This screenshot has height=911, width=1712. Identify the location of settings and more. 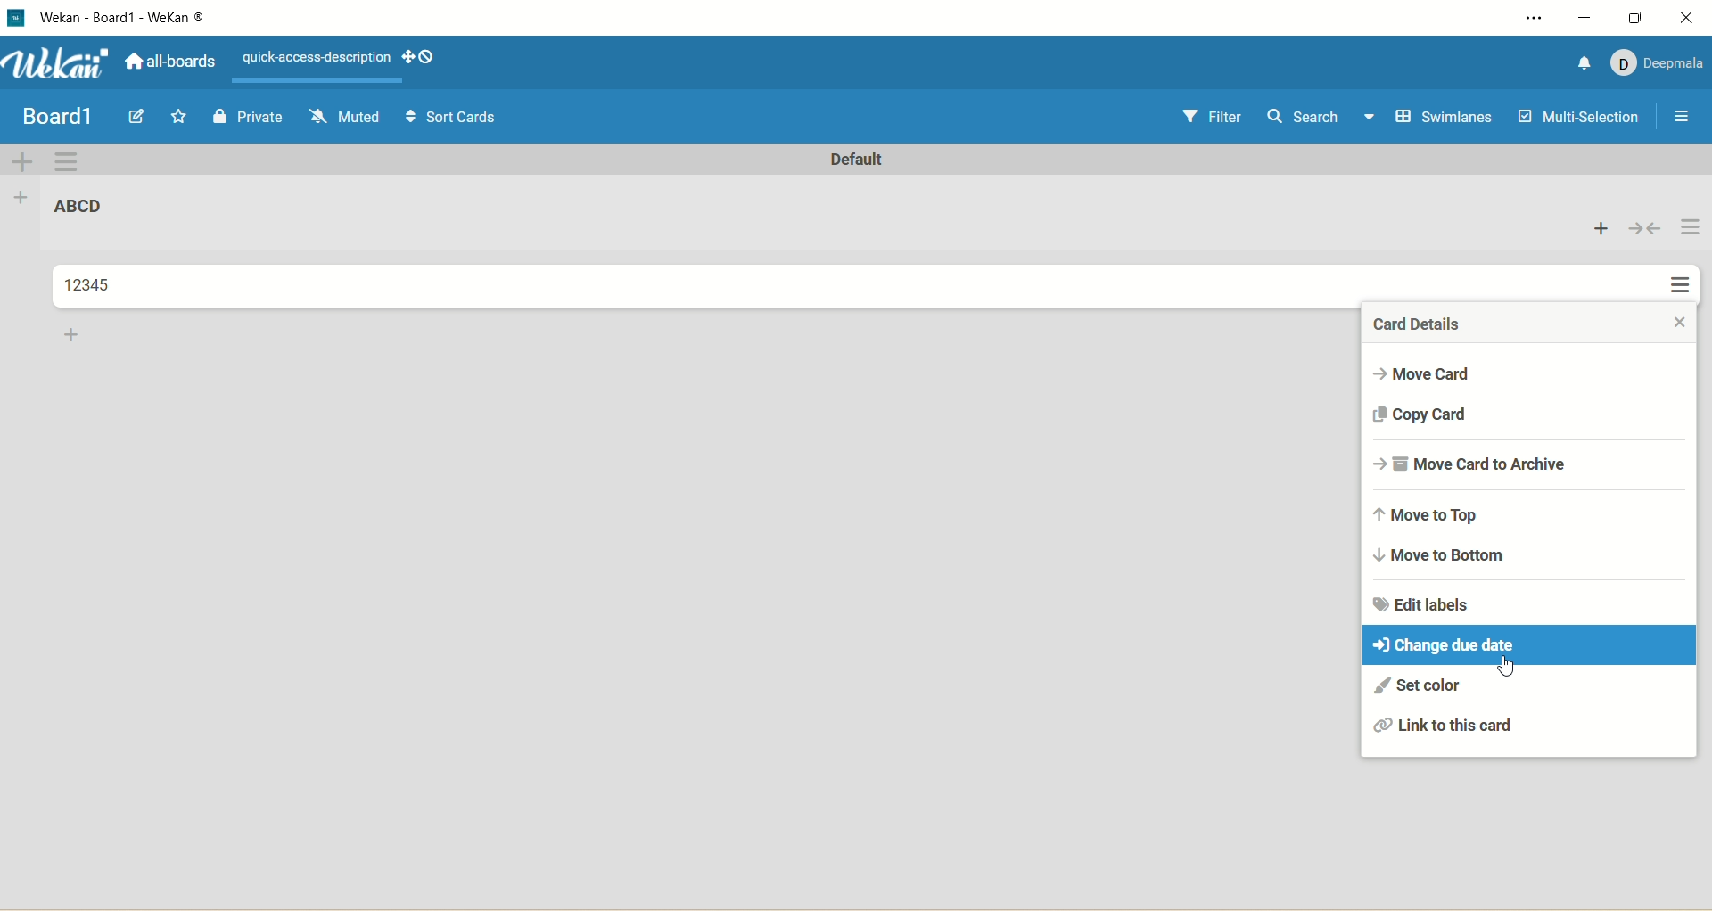
(1524, 18).